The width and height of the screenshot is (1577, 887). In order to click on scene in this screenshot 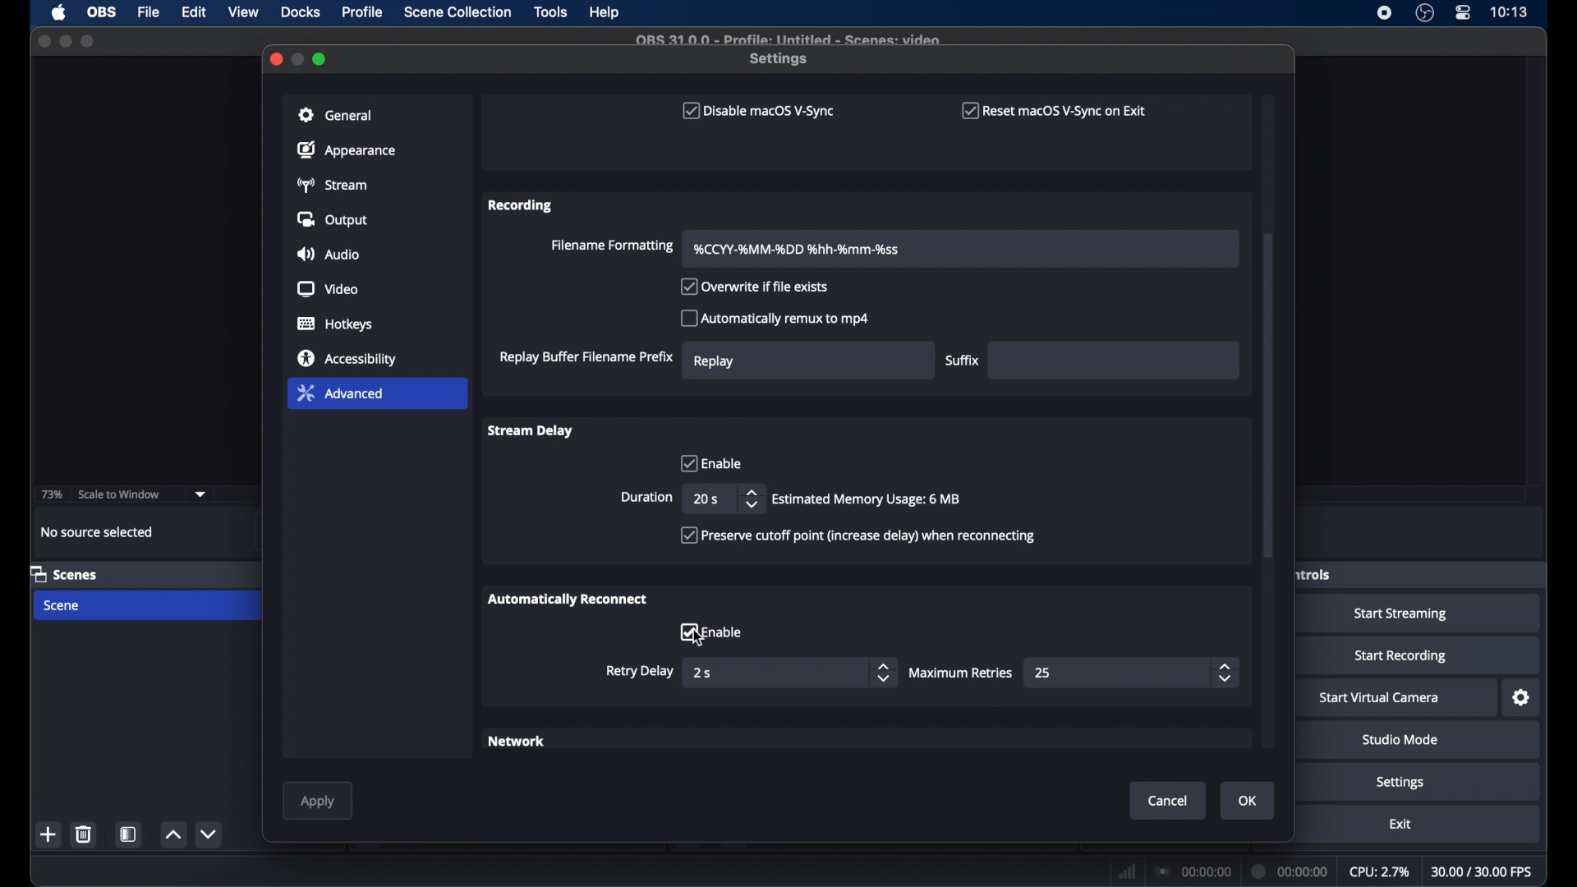, I will do `click(63, 606)`.